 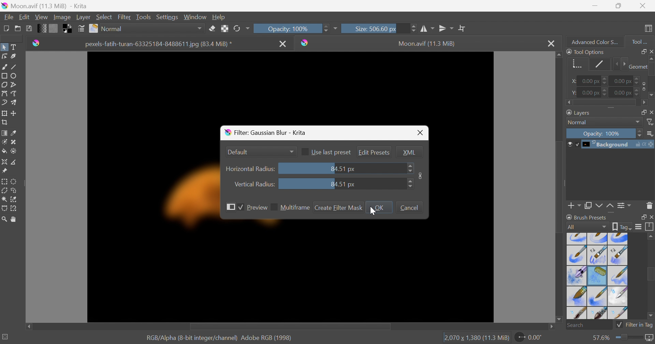 What do you see at coordinates (574, 207) in the screenshot?
I see `Add layer` at bounding box center [574, 207].